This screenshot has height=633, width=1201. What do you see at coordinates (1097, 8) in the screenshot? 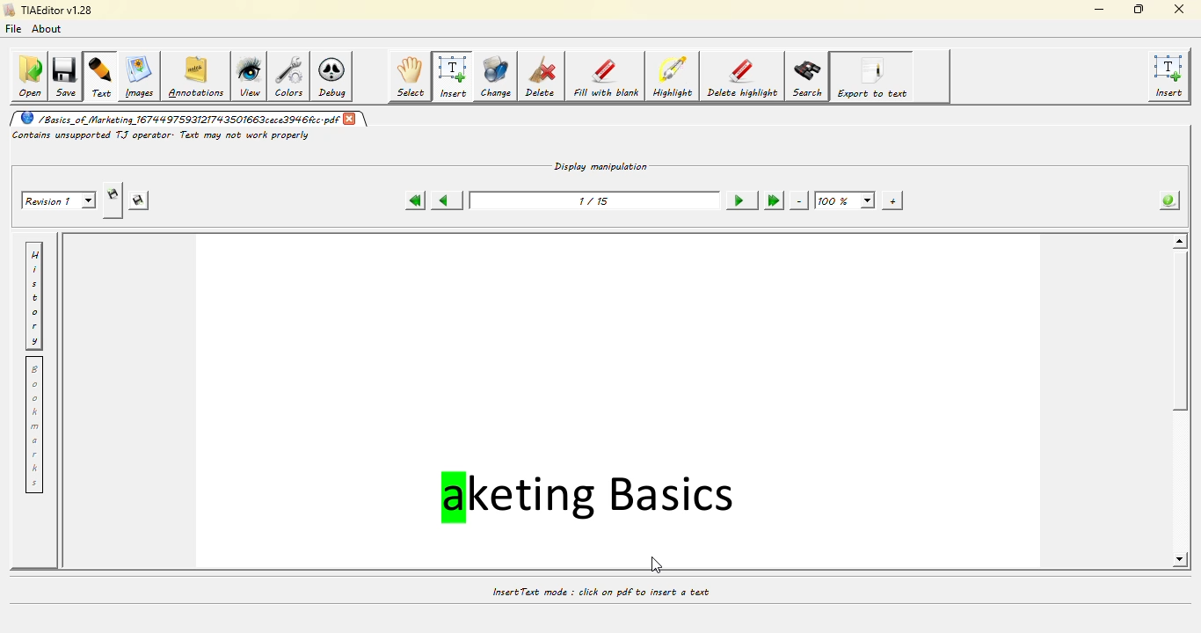
I see `minimize` at bounding box center [1097, 8].